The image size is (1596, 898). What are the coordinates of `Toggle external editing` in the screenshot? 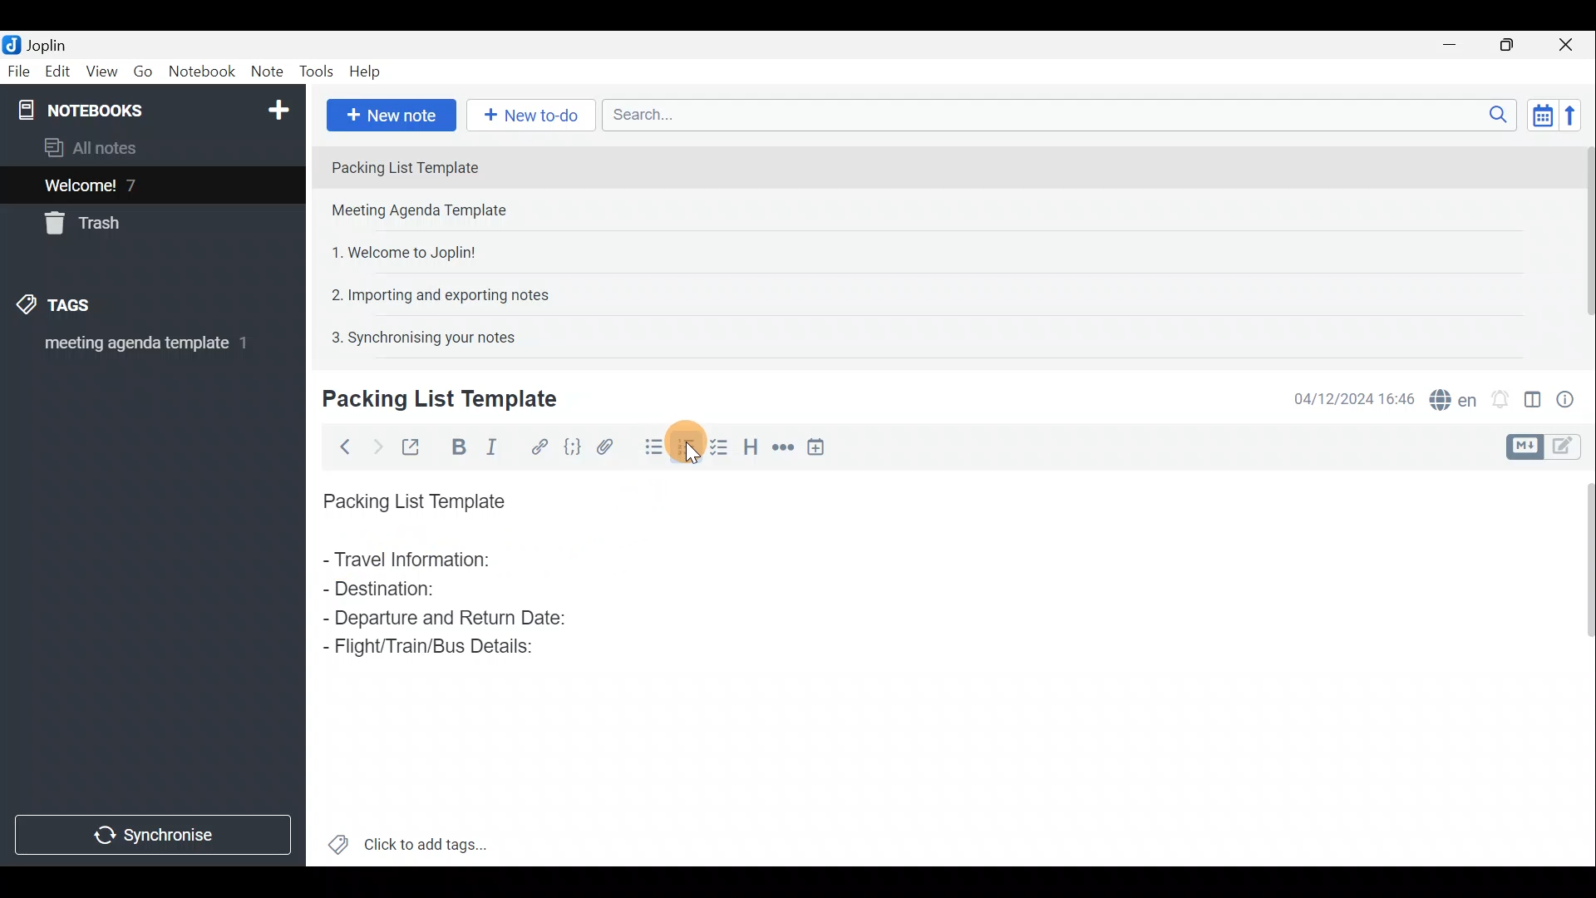 It's located at (412, 445).